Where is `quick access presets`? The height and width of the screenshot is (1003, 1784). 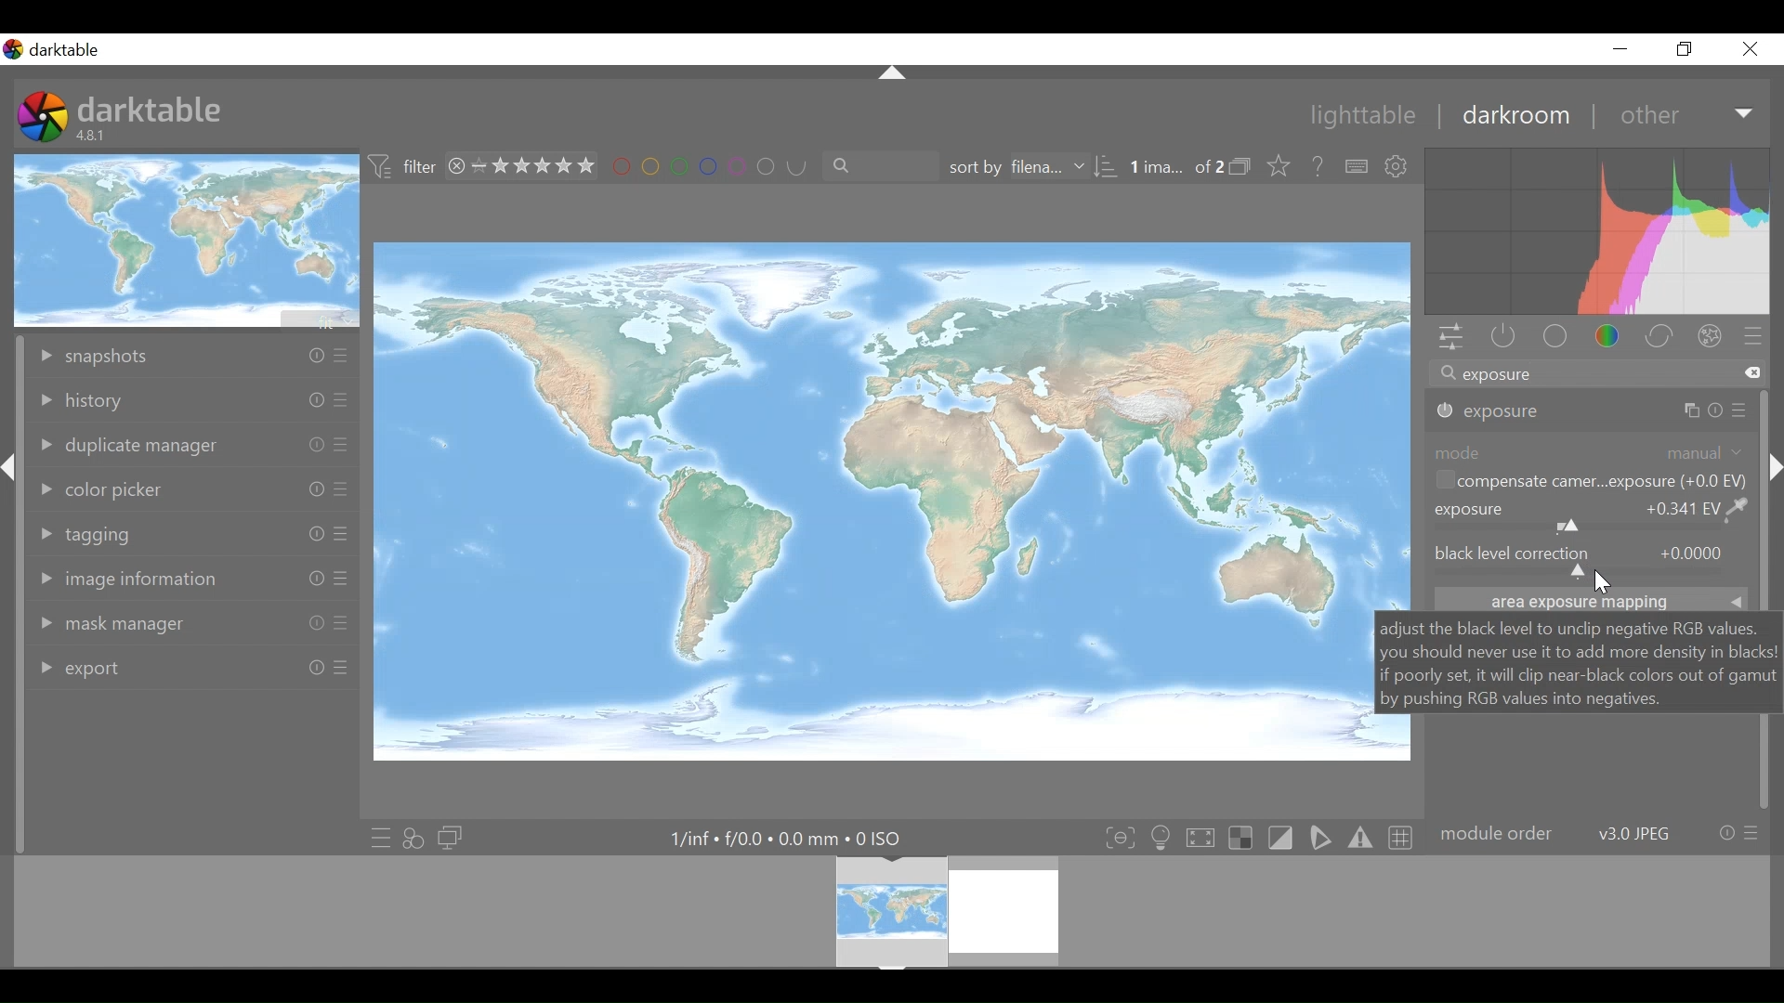 quick access presets is located at coordinates (375, 837).